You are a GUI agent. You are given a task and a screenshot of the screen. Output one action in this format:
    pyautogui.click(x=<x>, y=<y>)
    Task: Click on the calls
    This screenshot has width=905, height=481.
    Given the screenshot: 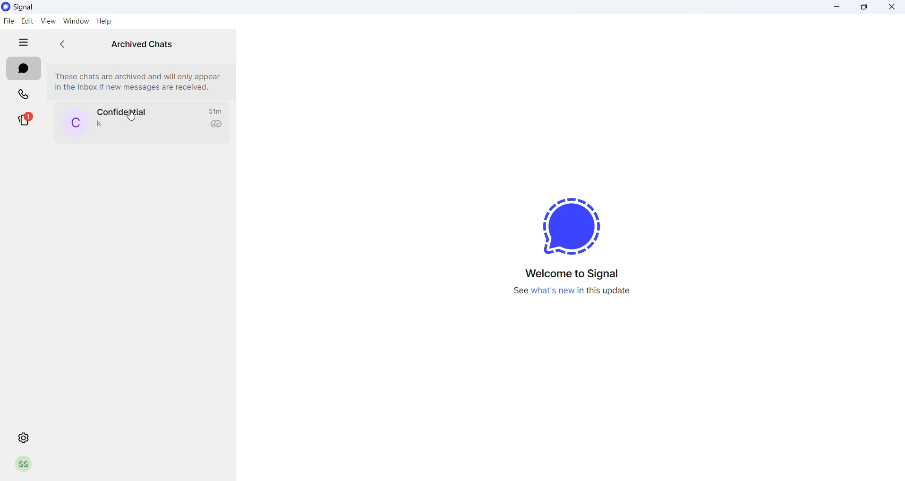 What is the action you would take?
    pyautogui.click(x=22, y=95)
    